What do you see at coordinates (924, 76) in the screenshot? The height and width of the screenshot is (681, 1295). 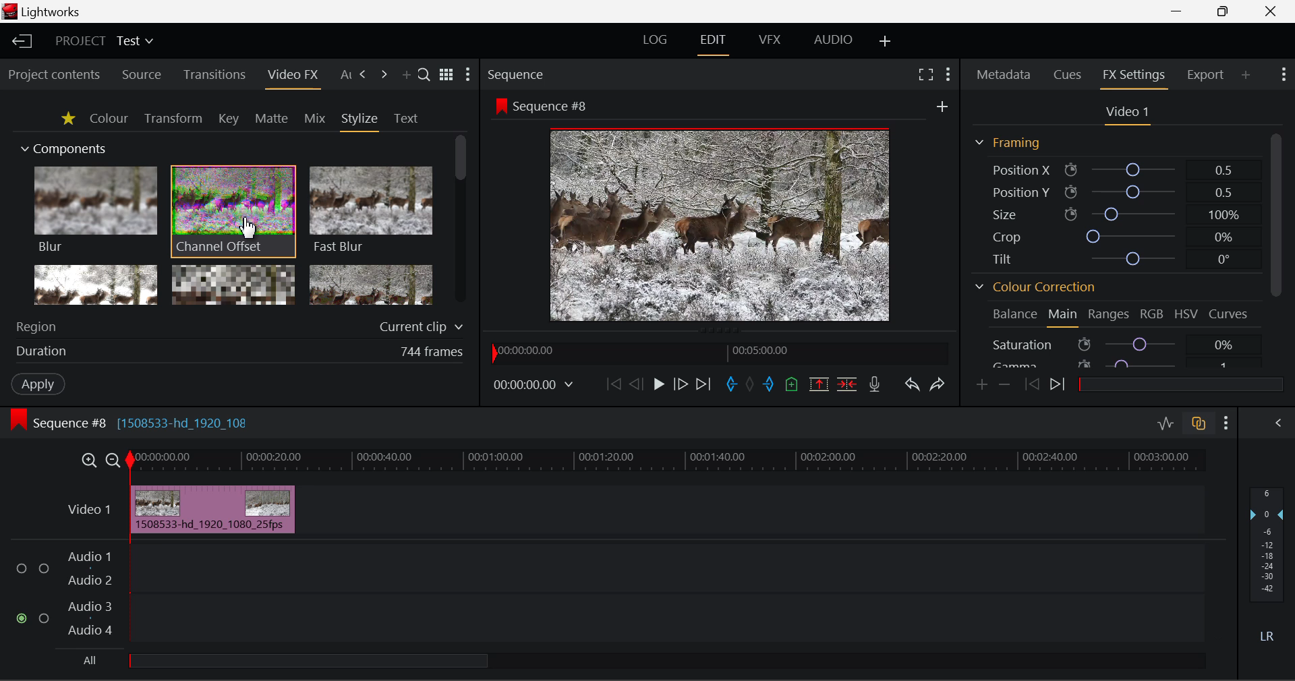 I see `Full Screen` at bounding box center [924, 76].